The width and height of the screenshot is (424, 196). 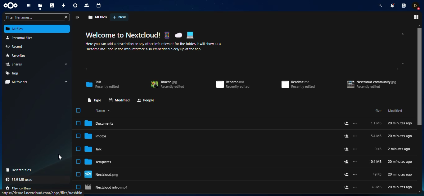 What do you see at coordinates (350, 187) in the screenshot?
I see `Add` at bounding box center [350, 187].